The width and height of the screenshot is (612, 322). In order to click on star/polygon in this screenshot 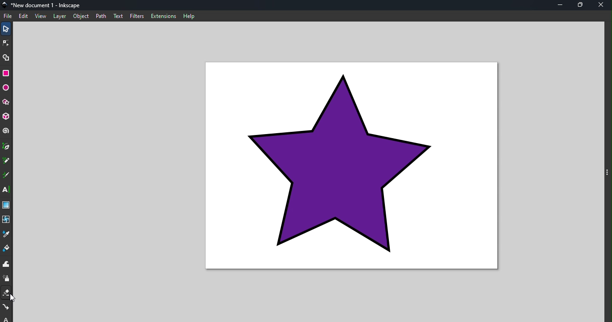, I will do `click(6, 102)`.